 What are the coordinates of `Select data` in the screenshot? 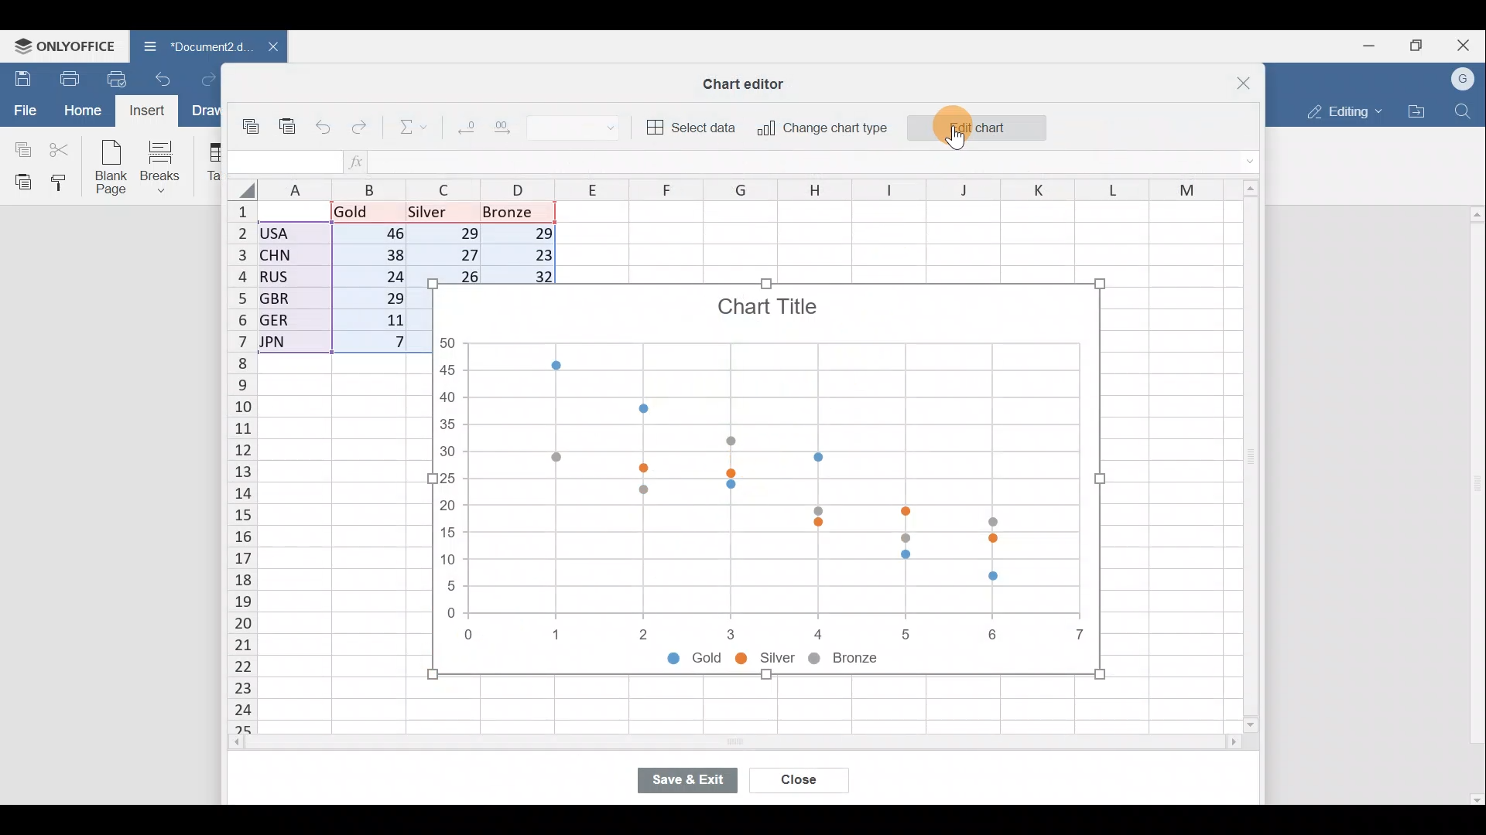 It's located at (693, 128).